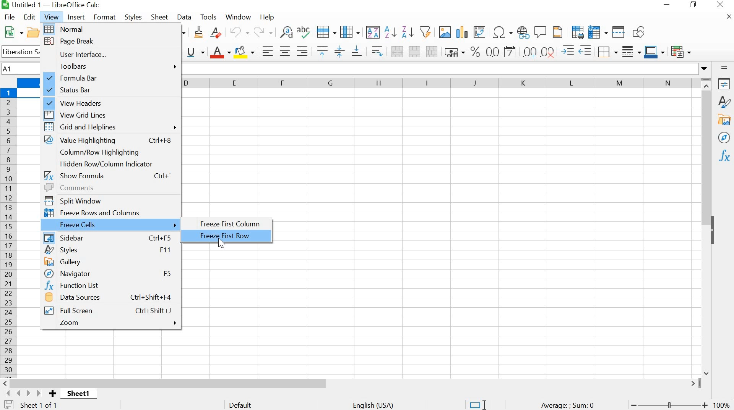 This screenshot has width=734, height=410. What do you see at coordinates (640, 32) in the screenshot?
I see `SHOW DRAW FUNCTIONS` at bounding box center [640, 32].